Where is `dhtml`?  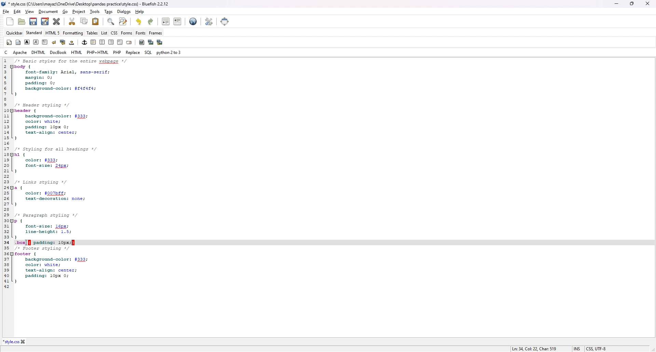 dhtml is located at coordinates (39, 52).